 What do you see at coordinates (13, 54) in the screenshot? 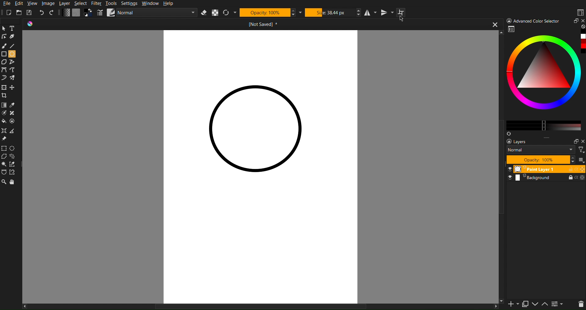
I see `Circle` at bounding box center [13, 54].